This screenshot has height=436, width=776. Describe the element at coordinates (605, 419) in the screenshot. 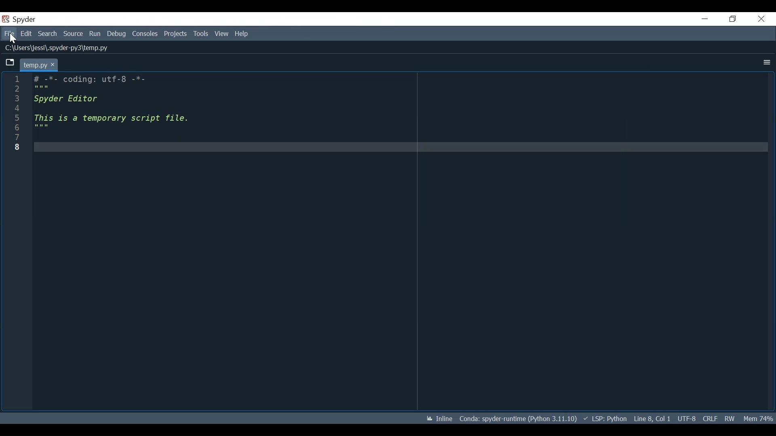

I see `LSP: Python` at that location.